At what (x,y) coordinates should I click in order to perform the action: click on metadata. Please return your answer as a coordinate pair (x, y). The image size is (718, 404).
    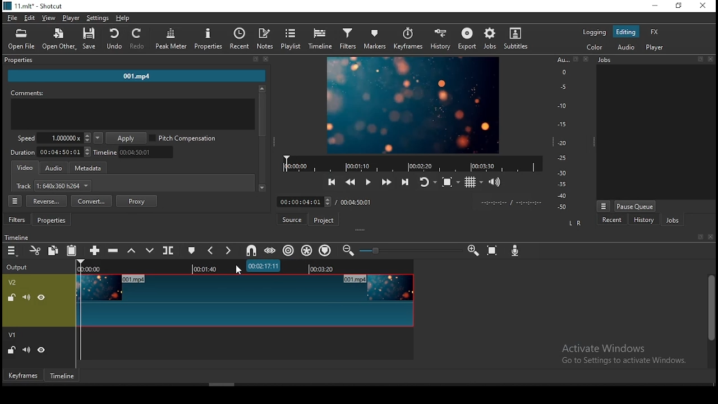
    Looking at the image, I should click on (91, 168).